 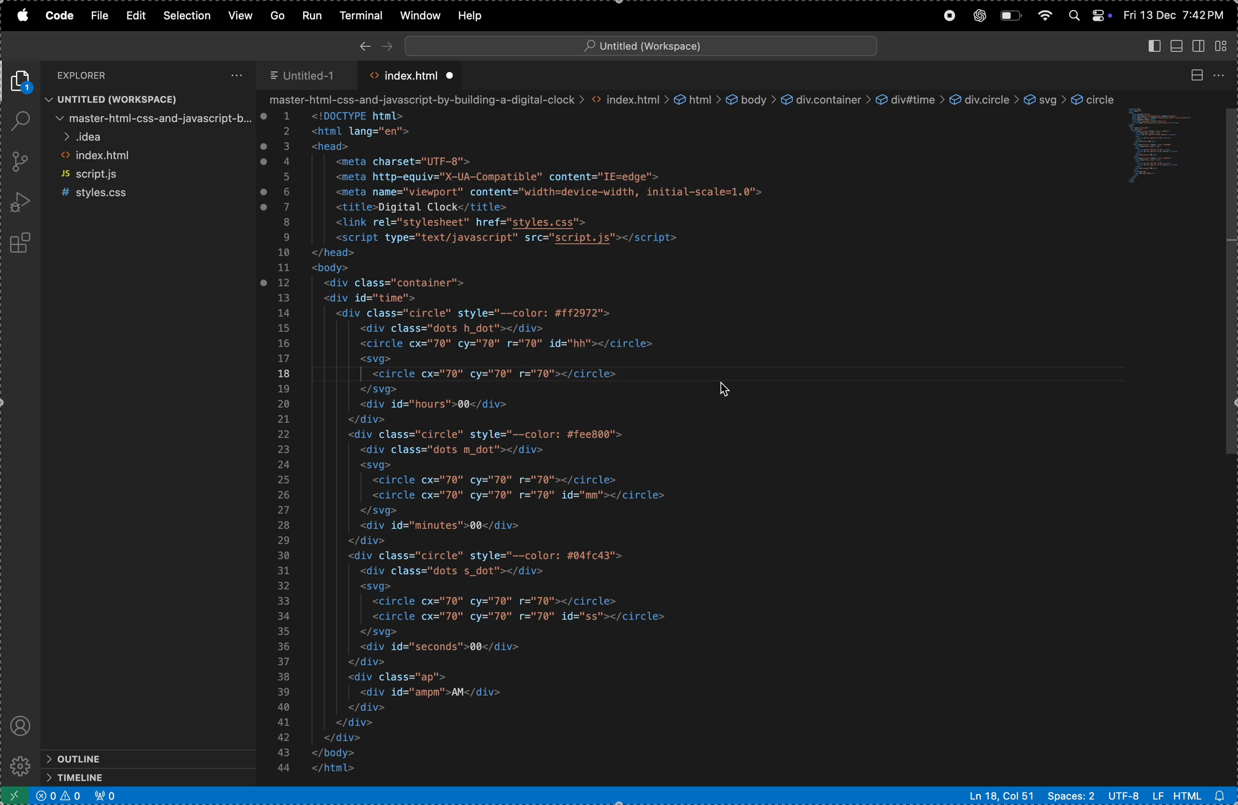 I want to click on Edit, so click(x=135, y=16).